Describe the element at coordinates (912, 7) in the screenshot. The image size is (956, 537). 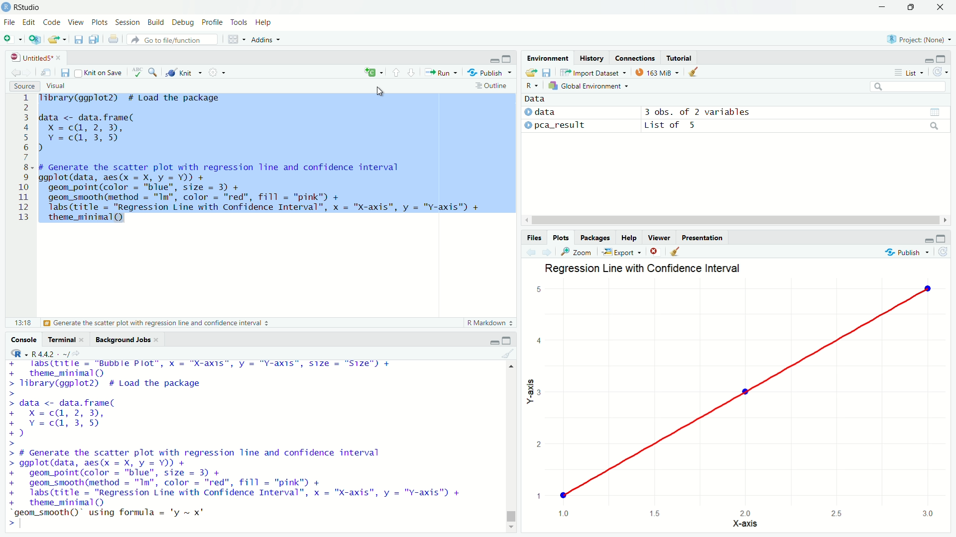
I see `restore` at that location.